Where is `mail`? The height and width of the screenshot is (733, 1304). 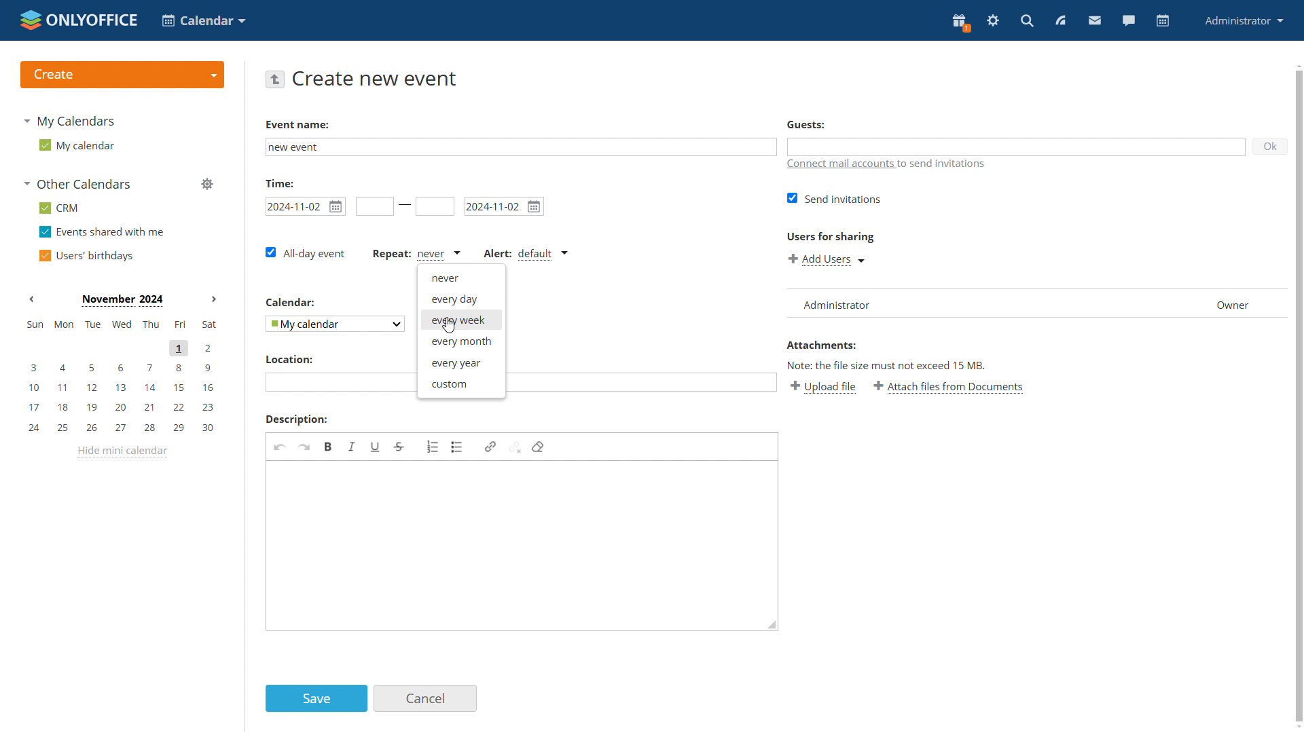
mail is located at coordinates (1095, 22).